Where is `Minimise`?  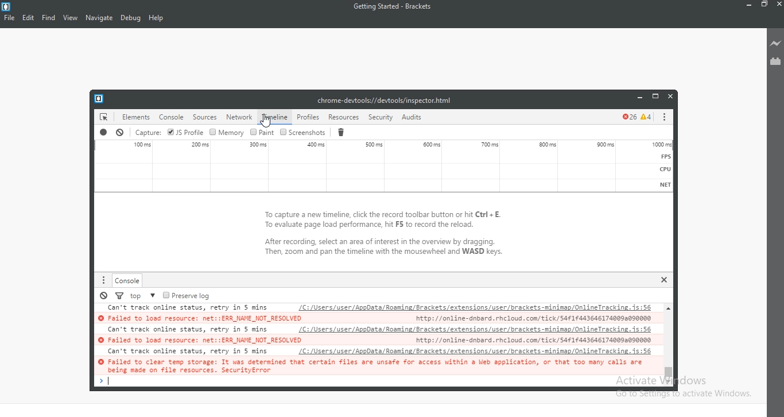
Minimise is located at coordinates (749, 5).